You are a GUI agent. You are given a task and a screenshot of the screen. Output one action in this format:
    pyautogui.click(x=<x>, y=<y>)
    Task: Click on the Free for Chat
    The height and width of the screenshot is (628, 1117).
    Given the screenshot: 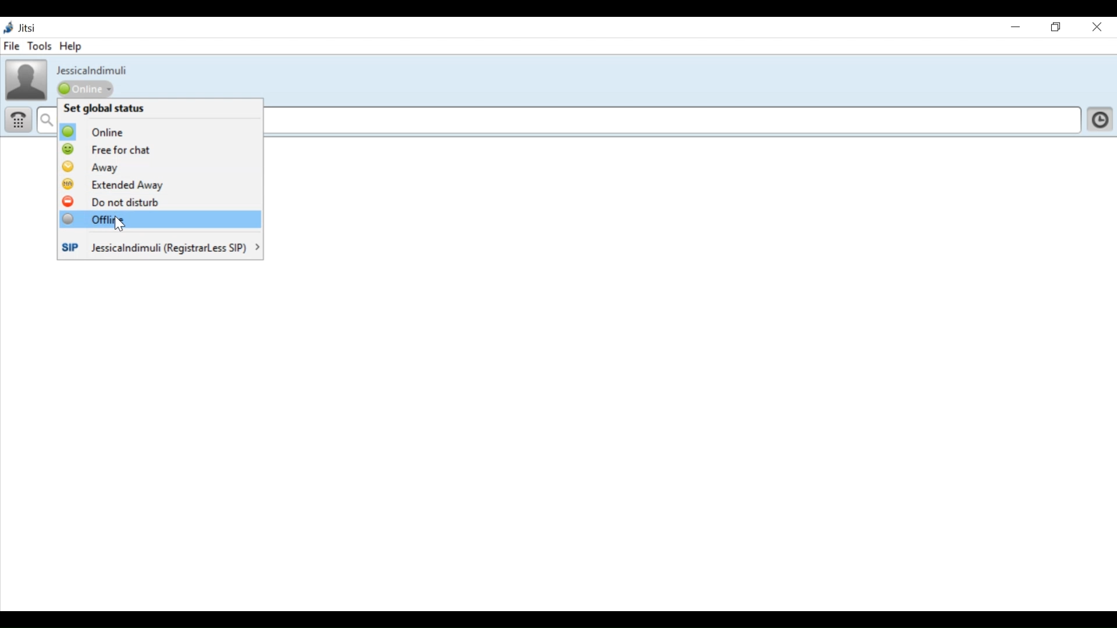 What is the action you would take?
    pyautogui.click(x=159, y=149)
    